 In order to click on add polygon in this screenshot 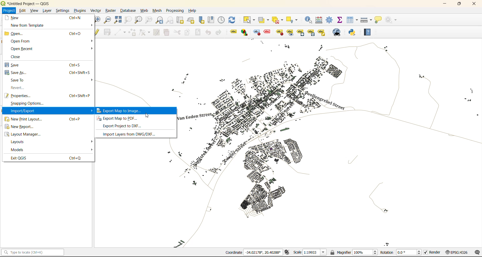, I will do `click(132, 32)`.